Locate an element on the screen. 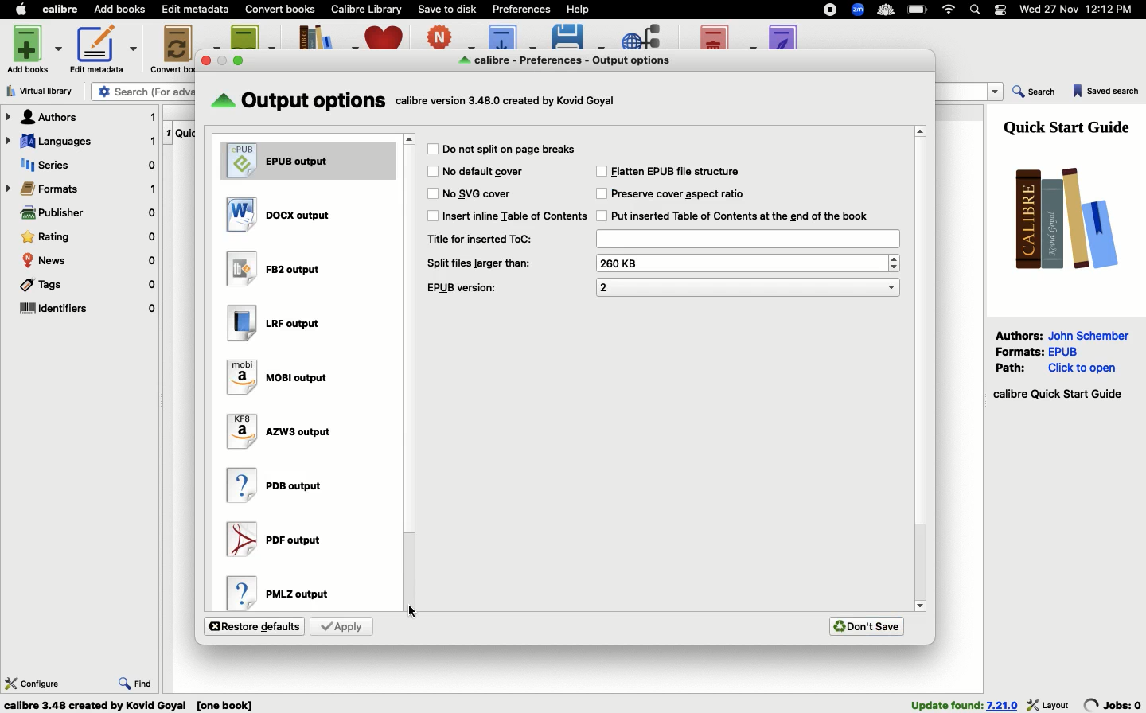 Image resolution: width=1146 pixels, height=713 pixels. EPUB version  is located at coordinates (463, 288).